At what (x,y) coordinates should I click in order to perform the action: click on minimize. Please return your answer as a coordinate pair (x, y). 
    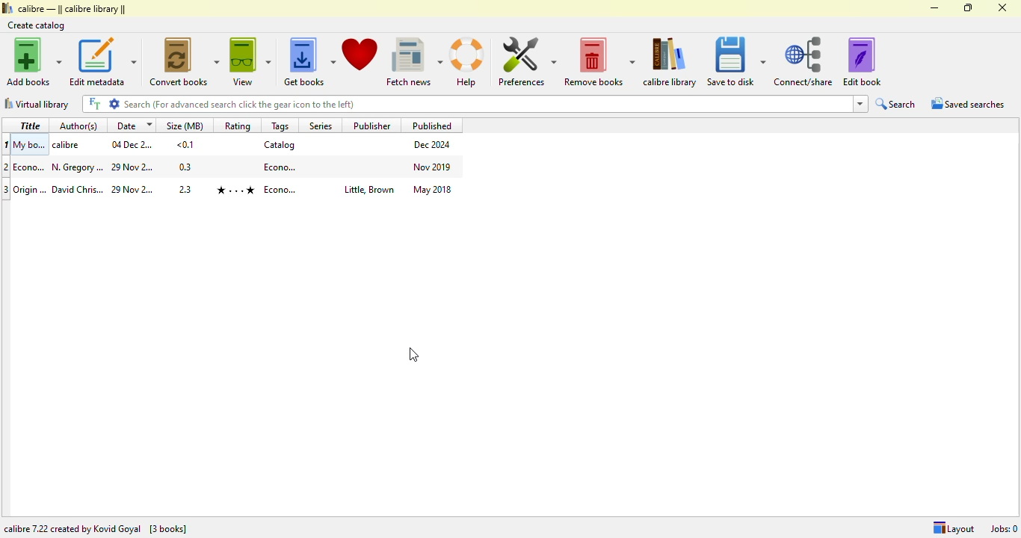
    Looking at the image, I should click on (934, 8).